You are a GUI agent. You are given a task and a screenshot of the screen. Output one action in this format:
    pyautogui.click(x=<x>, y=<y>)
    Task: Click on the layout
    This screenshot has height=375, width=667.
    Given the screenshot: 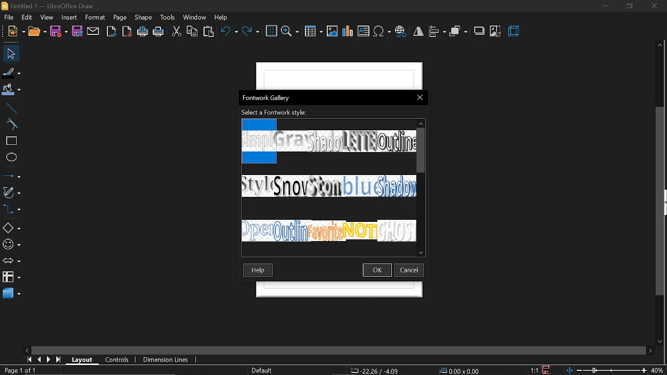 What is the action you would take?
    pyautogui.click(x=81, y=359)
    